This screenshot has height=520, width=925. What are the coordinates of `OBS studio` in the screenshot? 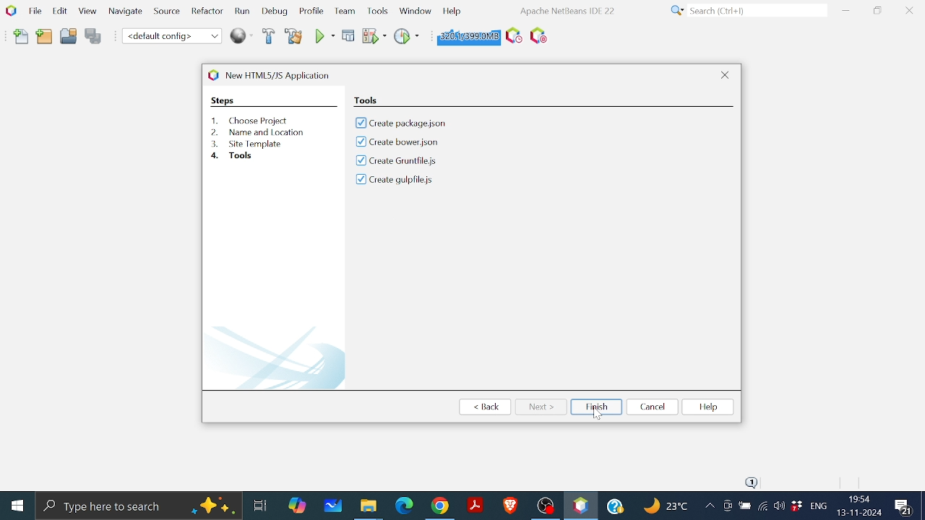 It's located at (545, 505).